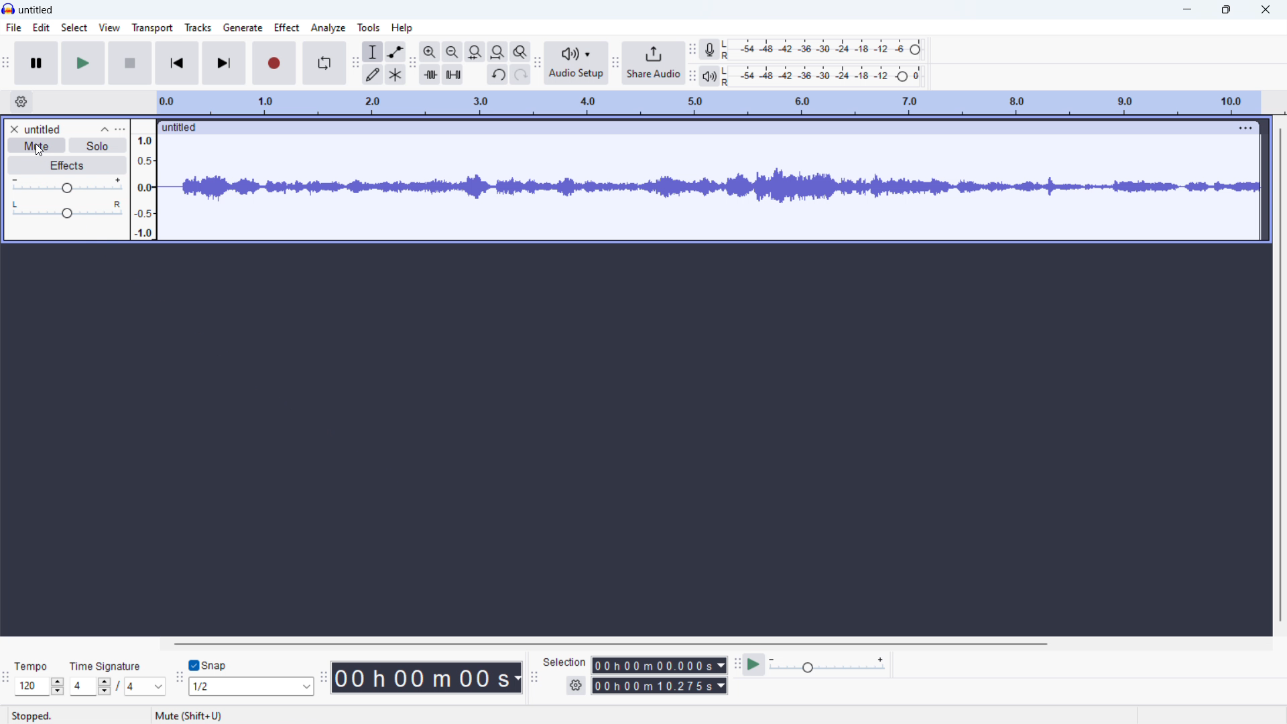 This screenshot has width=1287, height=724. What do you see at coordinates (97, 145) in the screenshot?
I see `solo` at bounding box center [97, 145].